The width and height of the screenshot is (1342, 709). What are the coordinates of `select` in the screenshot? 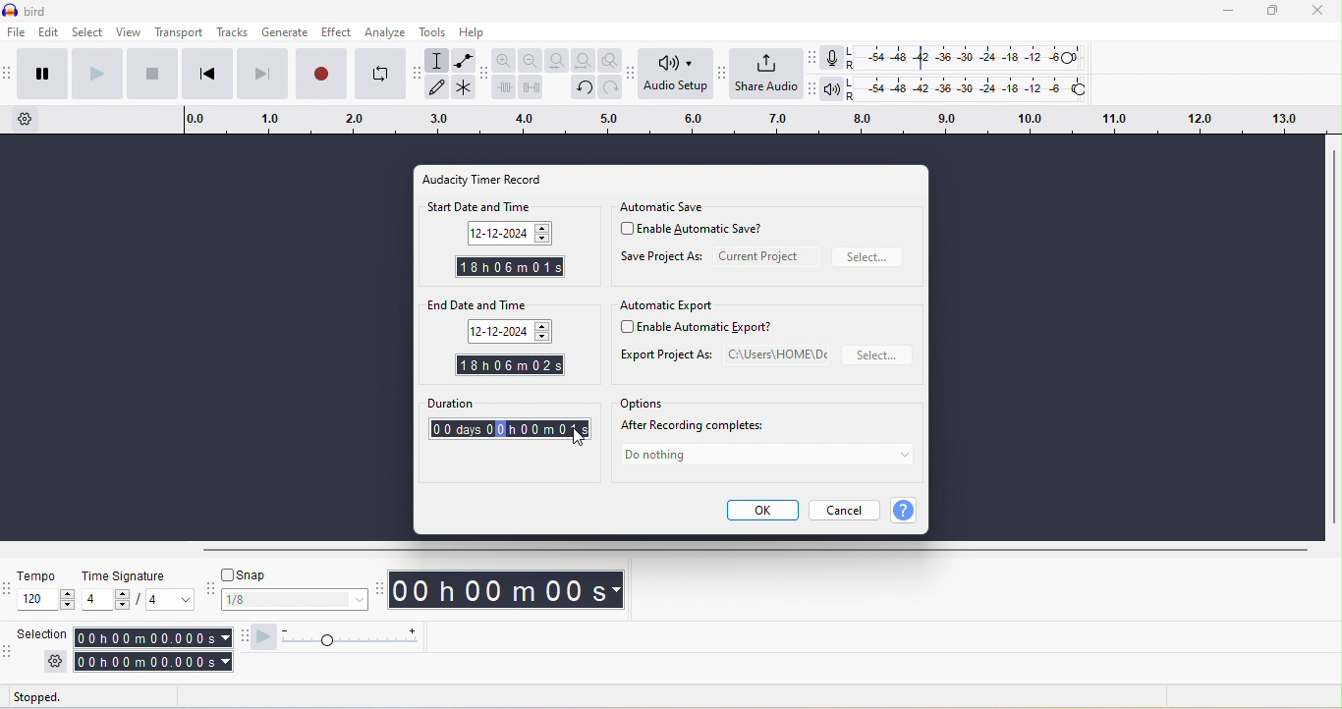 It's located at (878, 356).